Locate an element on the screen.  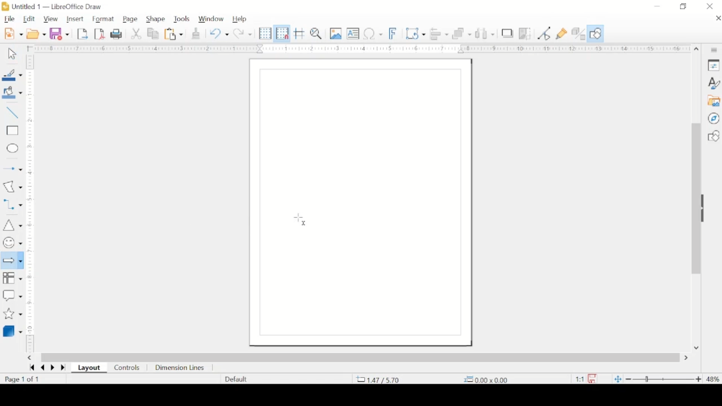
scroll down arrow is located at coordinates (696, 348).